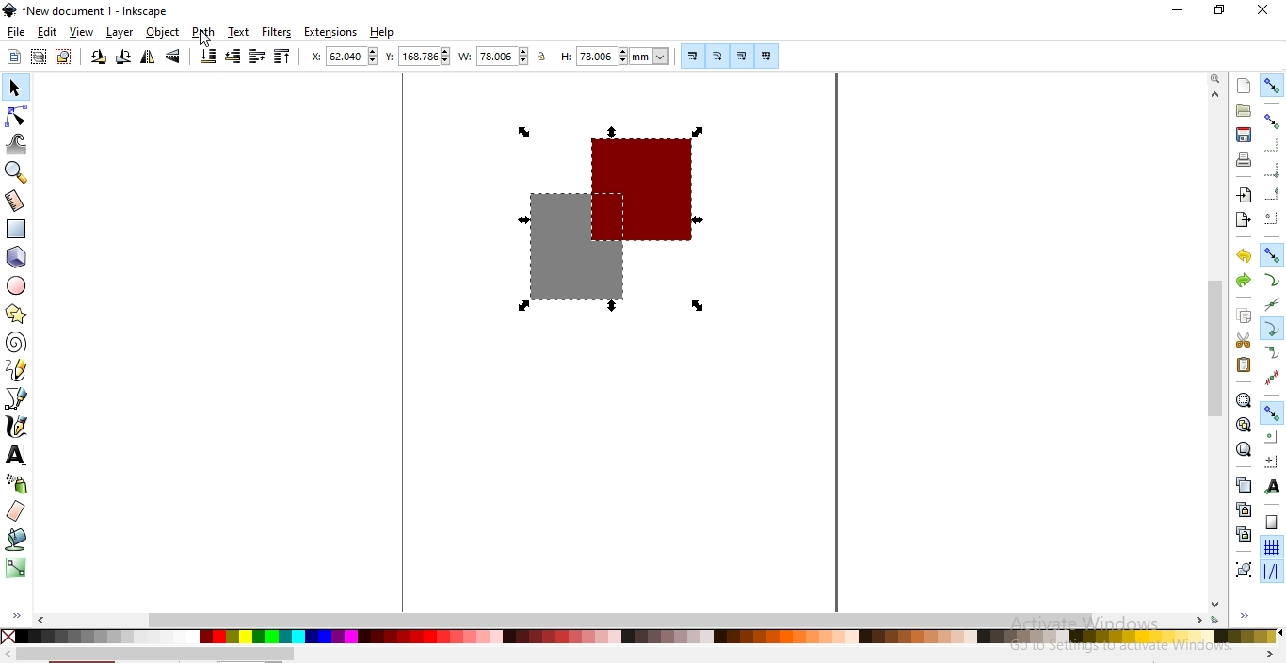 This screenshot has width=1286, height=663. What do you see at coordinates (346, 58) in the screenshot?
I see `horizontal coordinate of selection` at bounding box center [346, 58].